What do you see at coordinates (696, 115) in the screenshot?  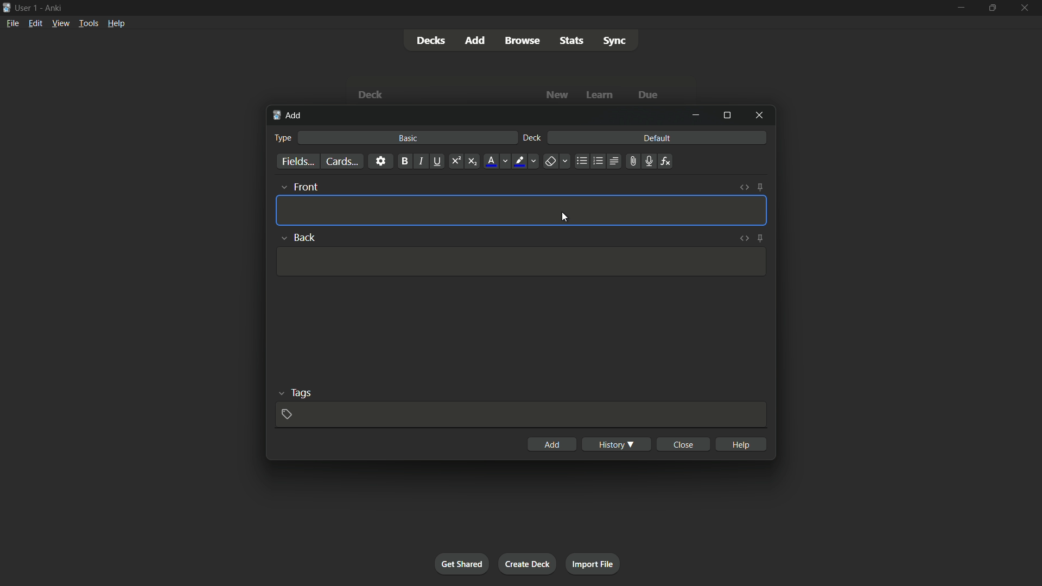 I see `minimize` at bounding box center [696, 115].